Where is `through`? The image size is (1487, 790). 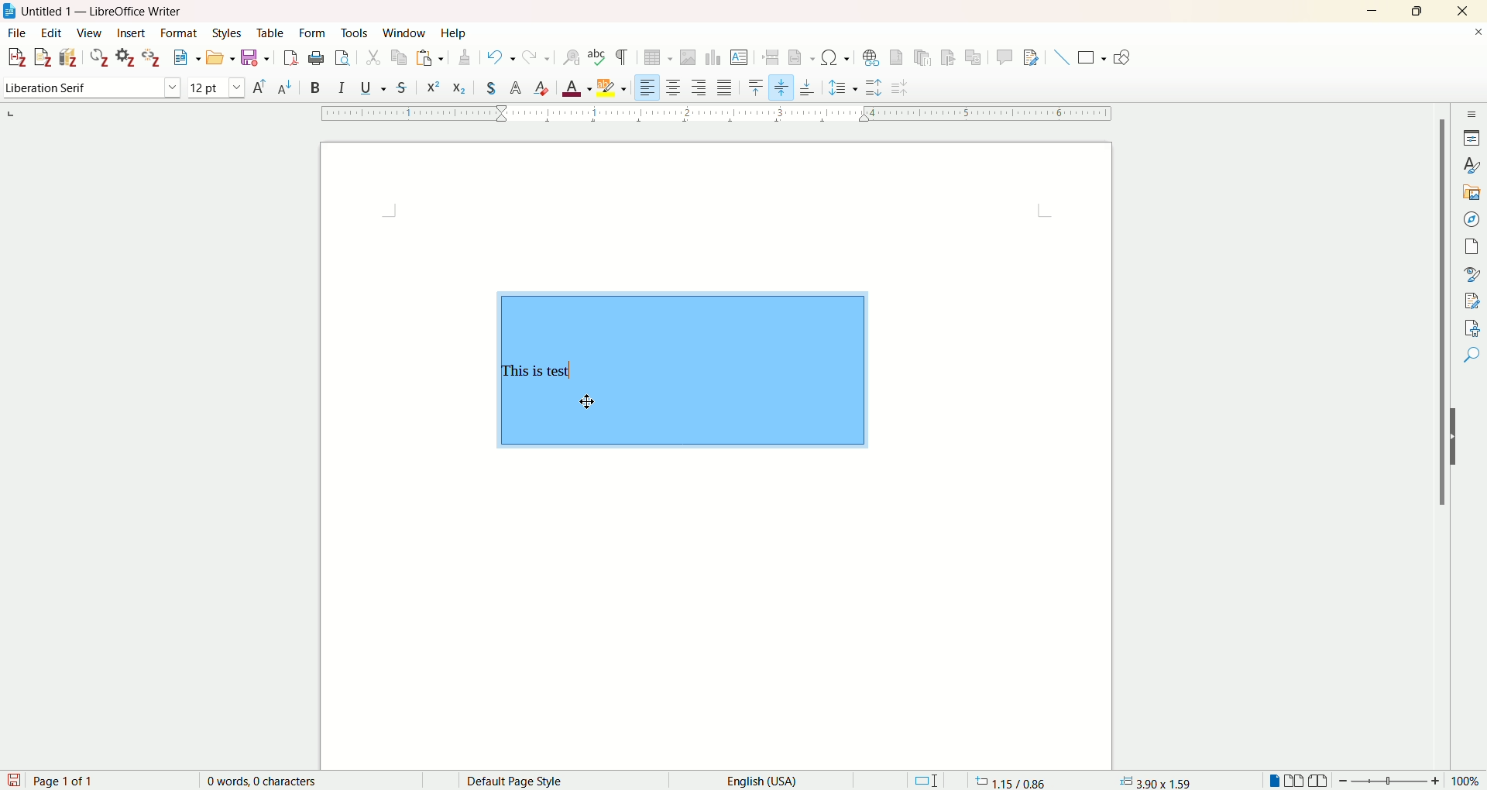
through is located at coordinates (187, 89).